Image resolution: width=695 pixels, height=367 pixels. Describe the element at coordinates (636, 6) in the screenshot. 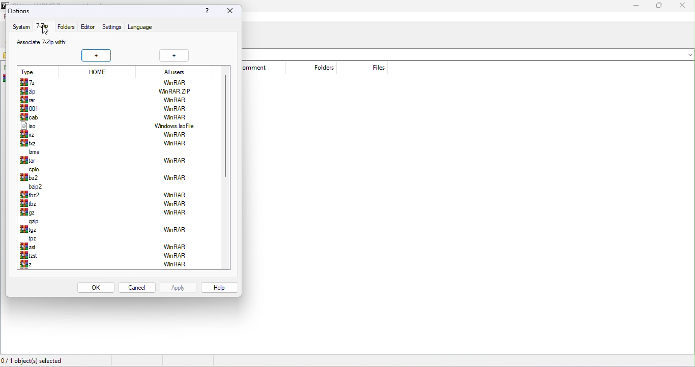

I see `minimize` at that location.